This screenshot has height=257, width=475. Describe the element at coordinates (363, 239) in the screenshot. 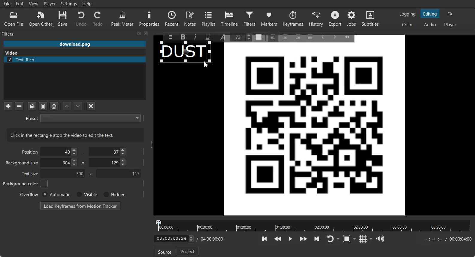

I see `Toggle grid display on the player` at that location.